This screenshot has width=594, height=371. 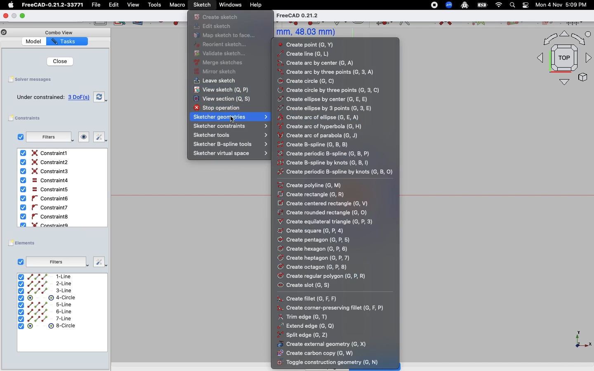 What do you see at coordinates (314, 230) in the screenshot?
I see `Create square (G, P, 4)` at bounding box center [314, 230].